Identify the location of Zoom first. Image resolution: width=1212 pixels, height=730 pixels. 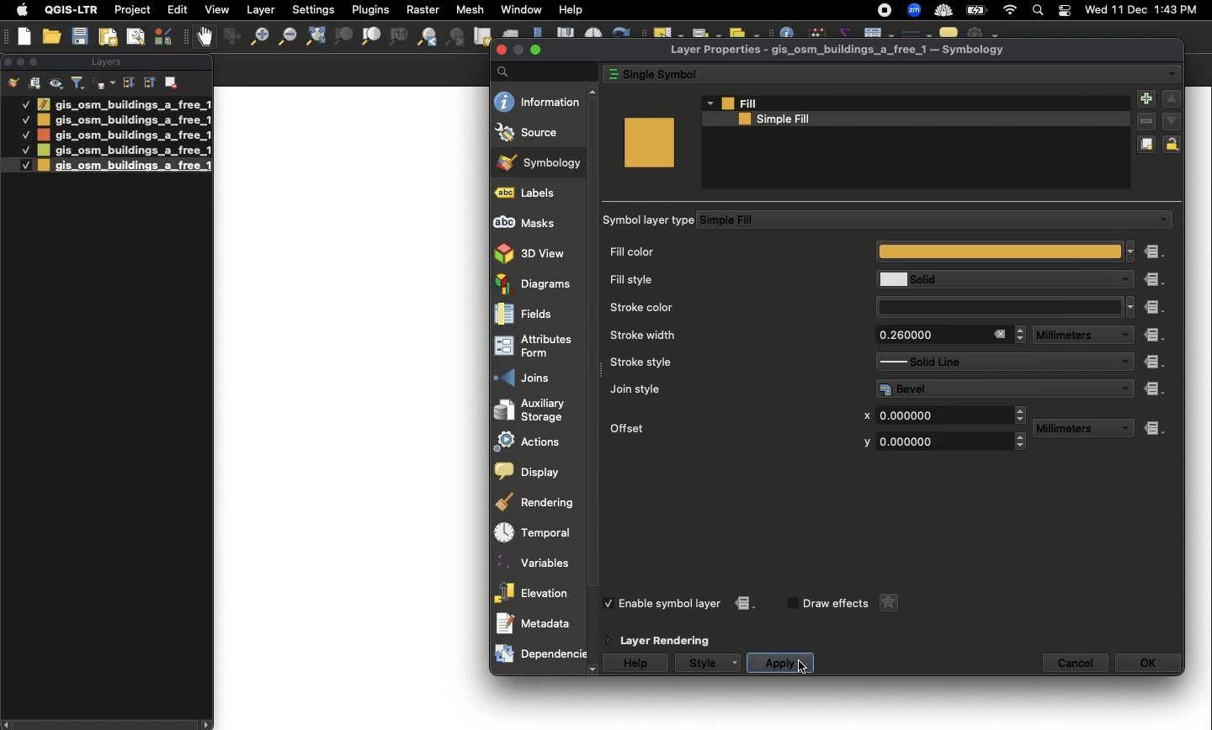
(456, 38).